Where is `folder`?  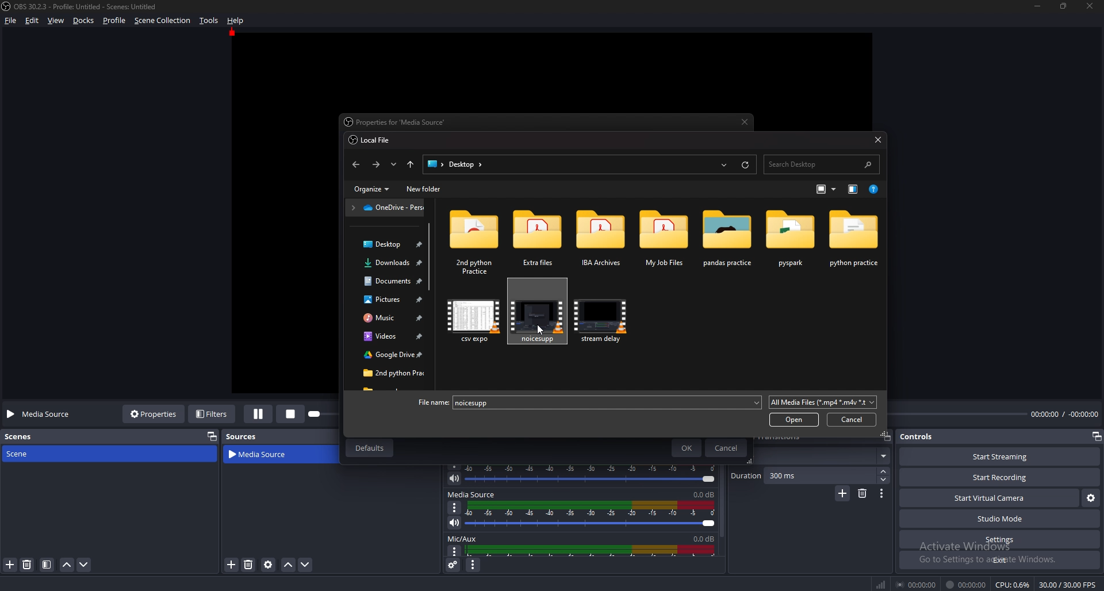 folder is located at coordinates (538, 241).